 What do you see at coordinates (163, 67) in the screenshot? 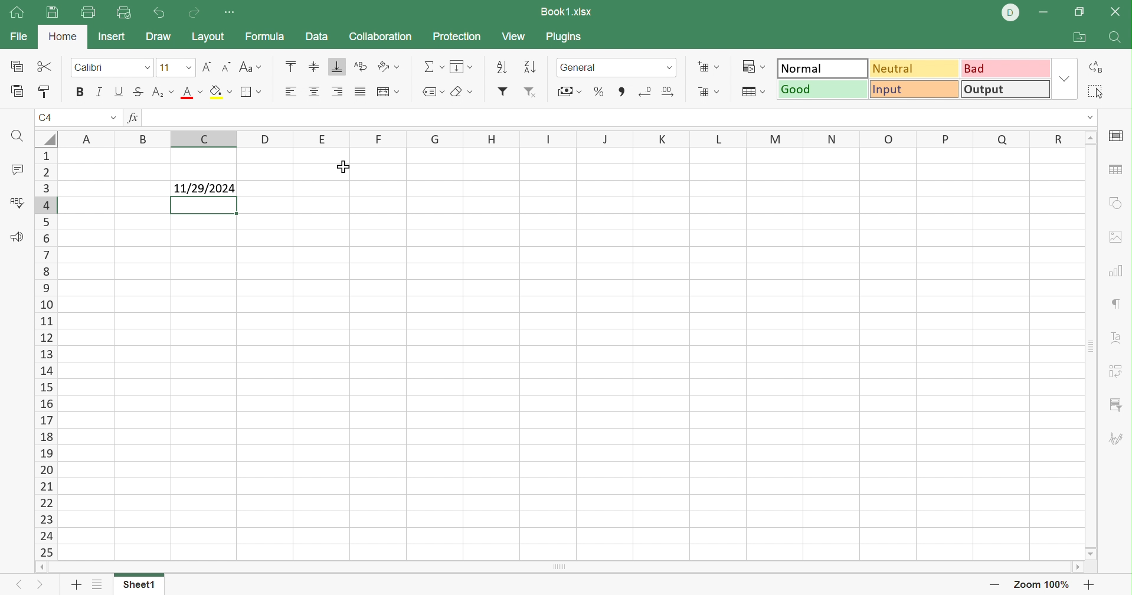
I see `11` at bounding box center [163, 67].